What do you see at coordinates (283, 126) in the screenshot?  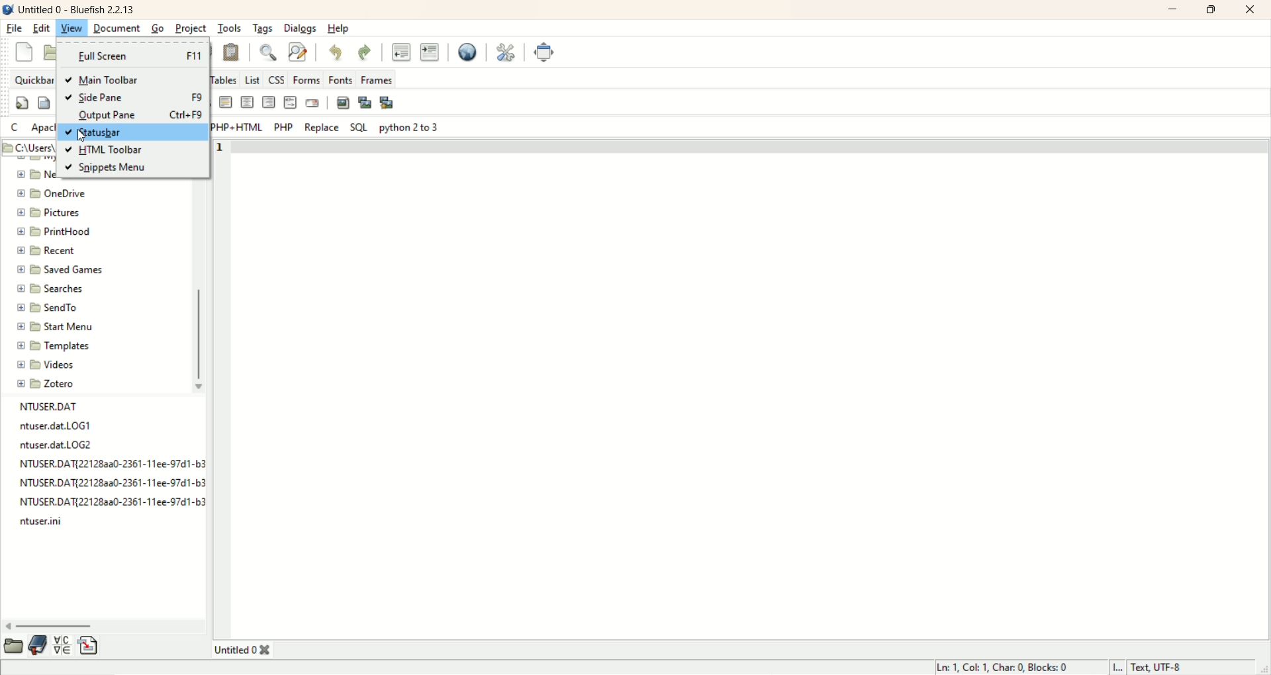 I see `PHP` at bounding box center [283, 126].